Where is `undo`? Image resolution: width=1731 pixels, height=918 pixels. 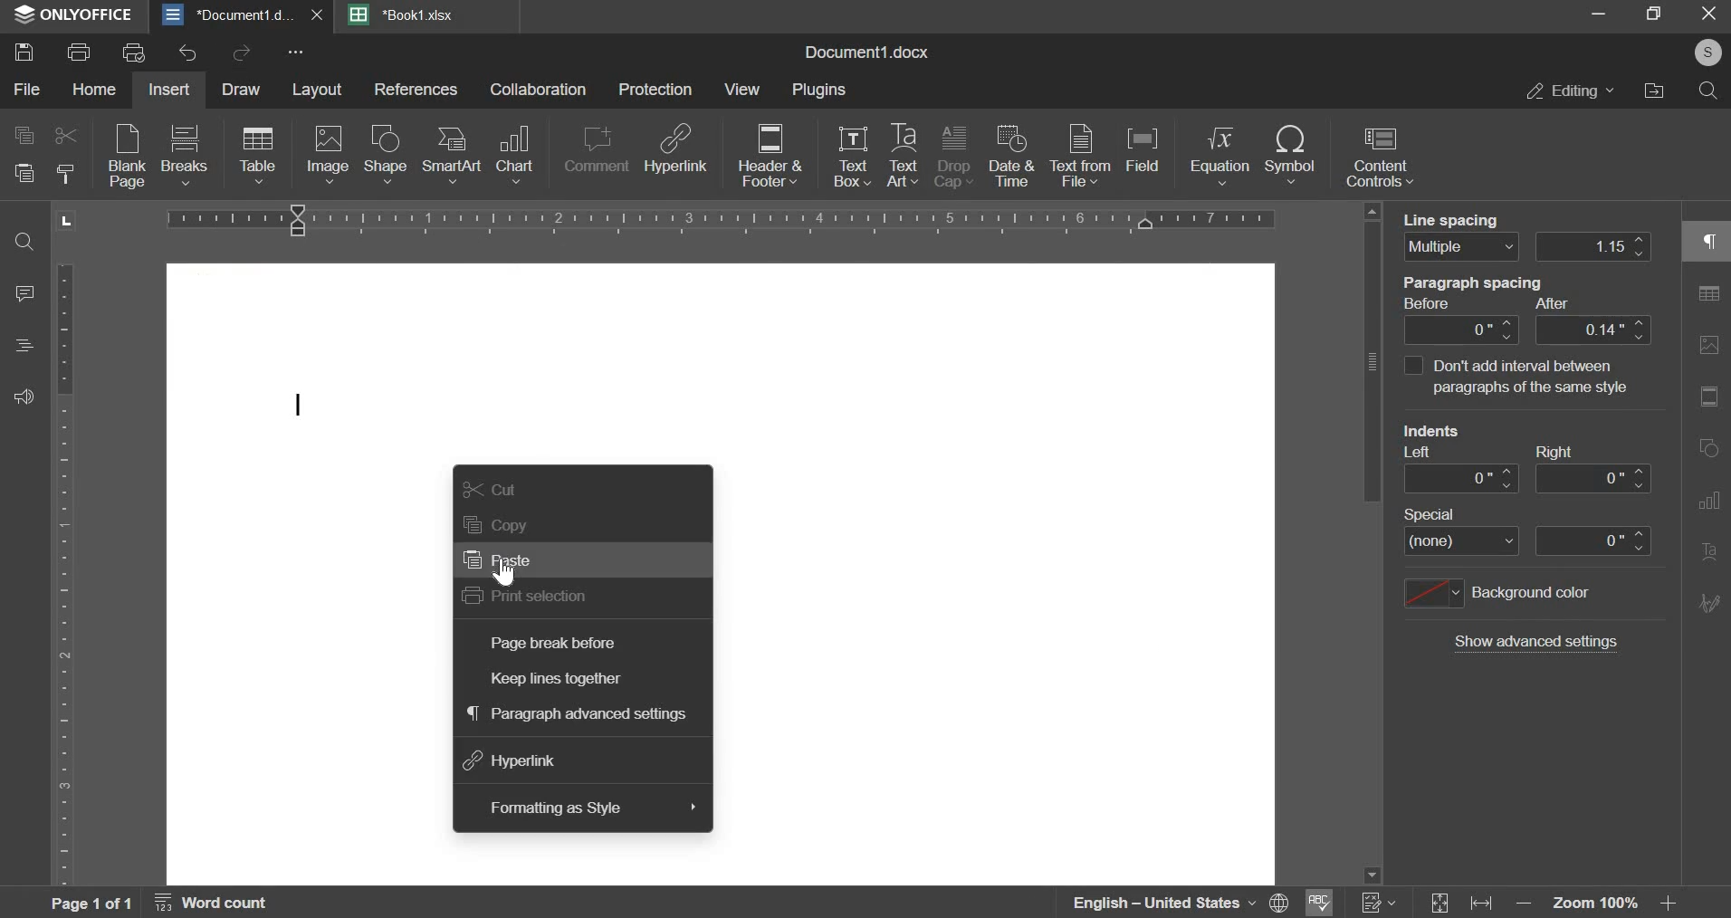
undo is located at coordinates (188, 53).